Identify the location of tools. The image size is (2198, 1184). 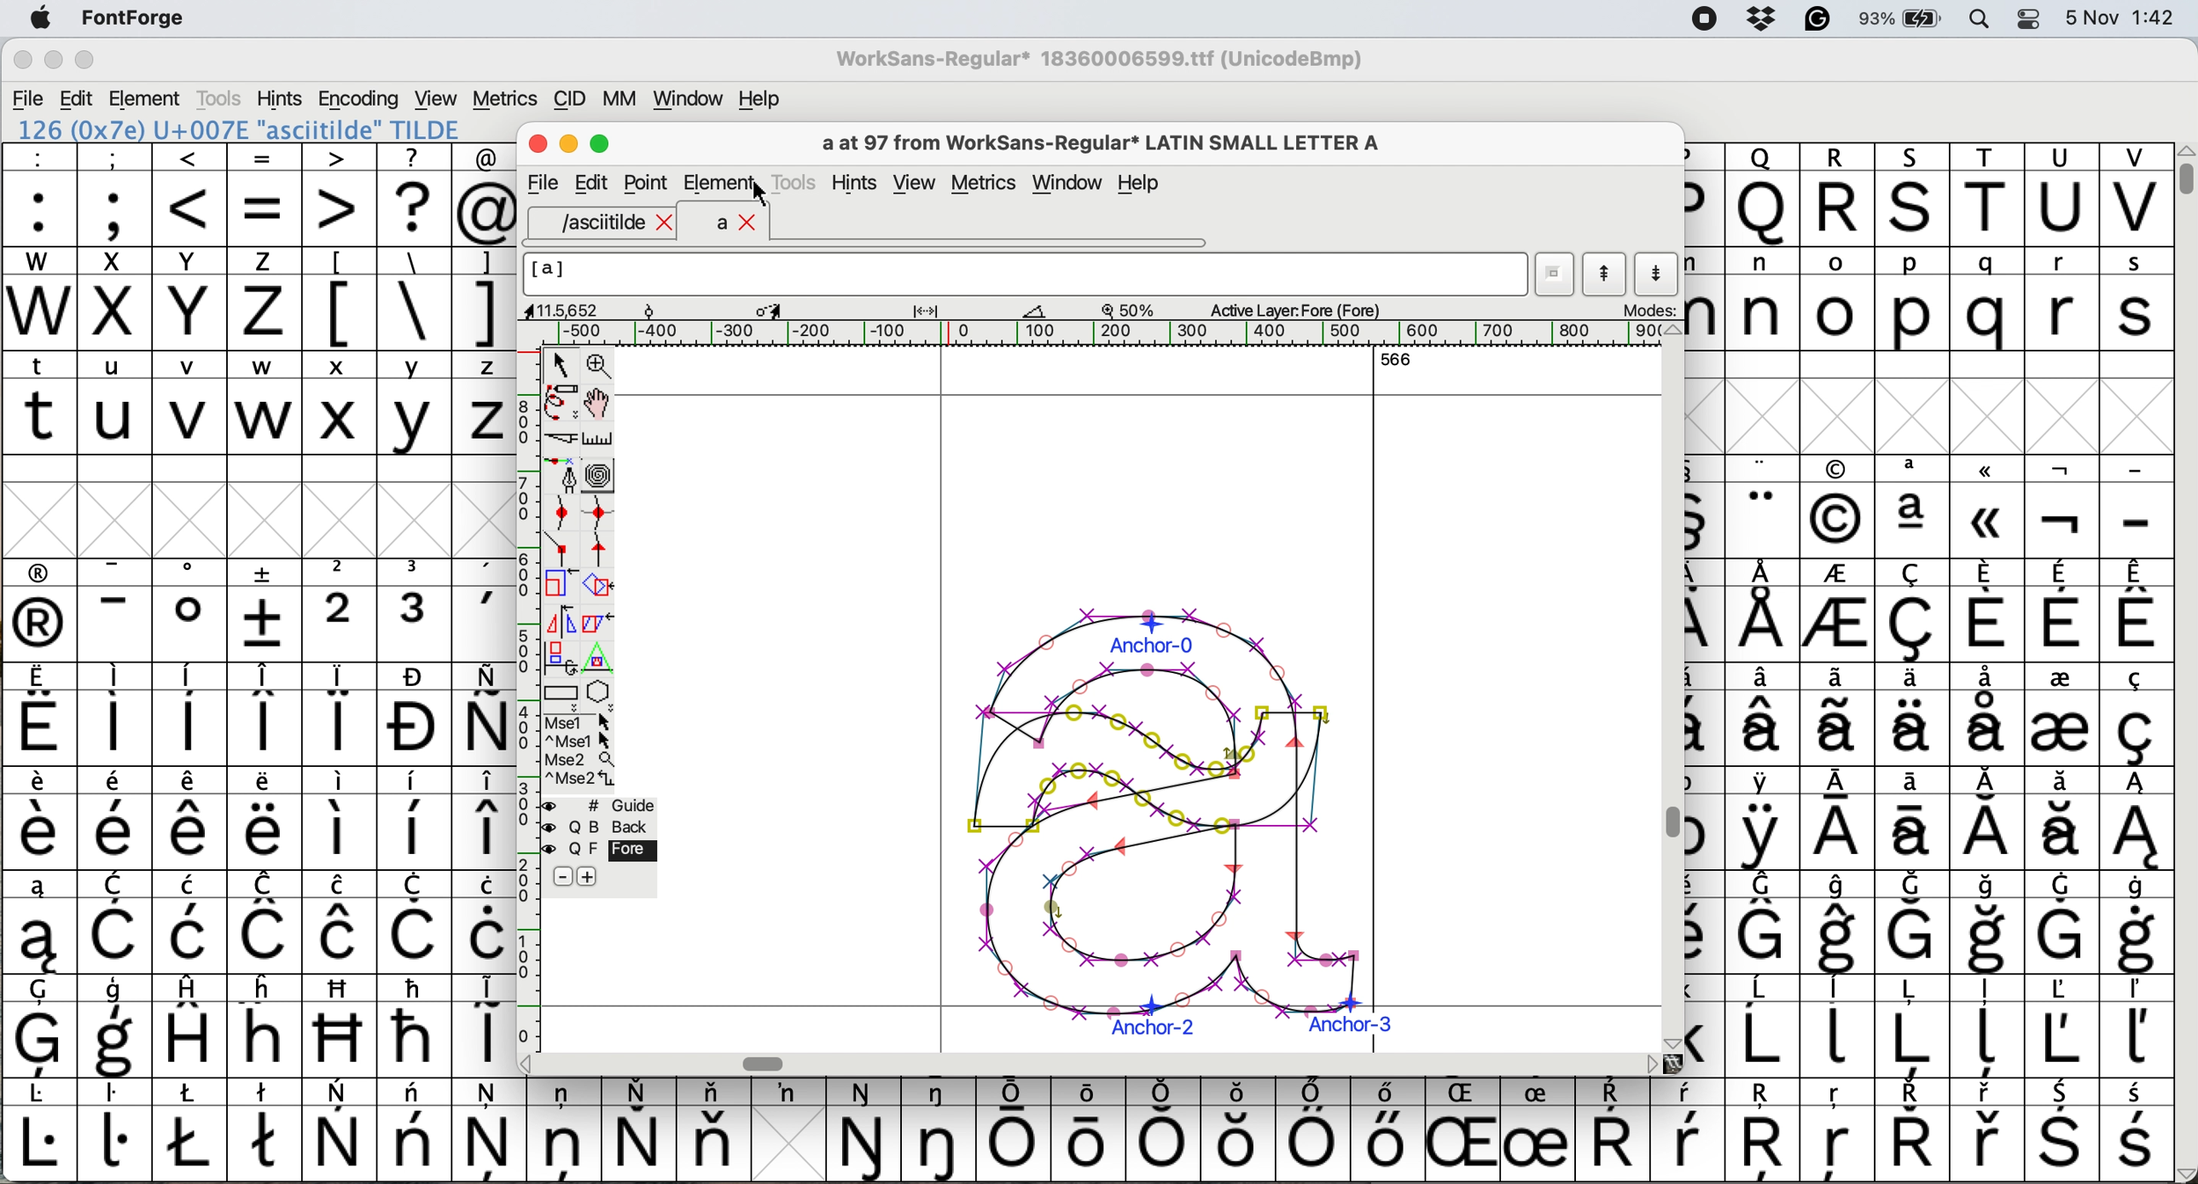
(797, 180).